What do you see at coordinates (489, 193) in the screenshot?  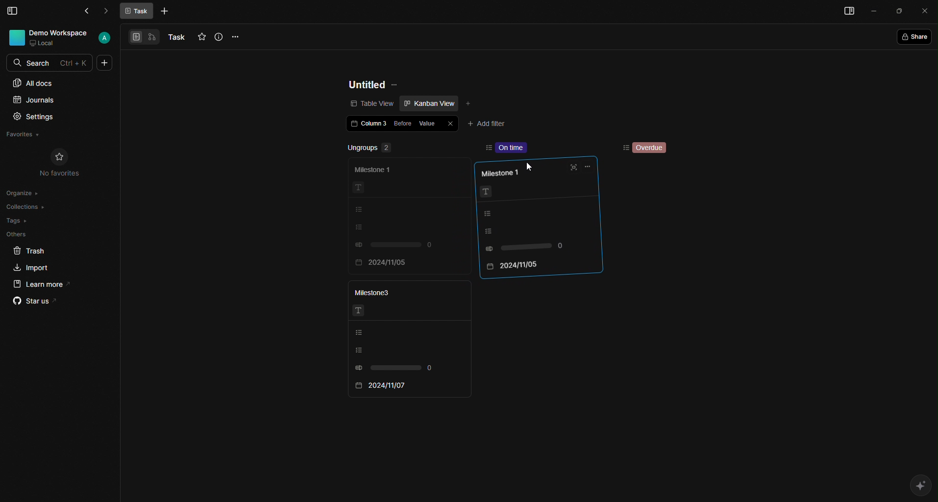 I see `Text` at bounding box center [489, 193].